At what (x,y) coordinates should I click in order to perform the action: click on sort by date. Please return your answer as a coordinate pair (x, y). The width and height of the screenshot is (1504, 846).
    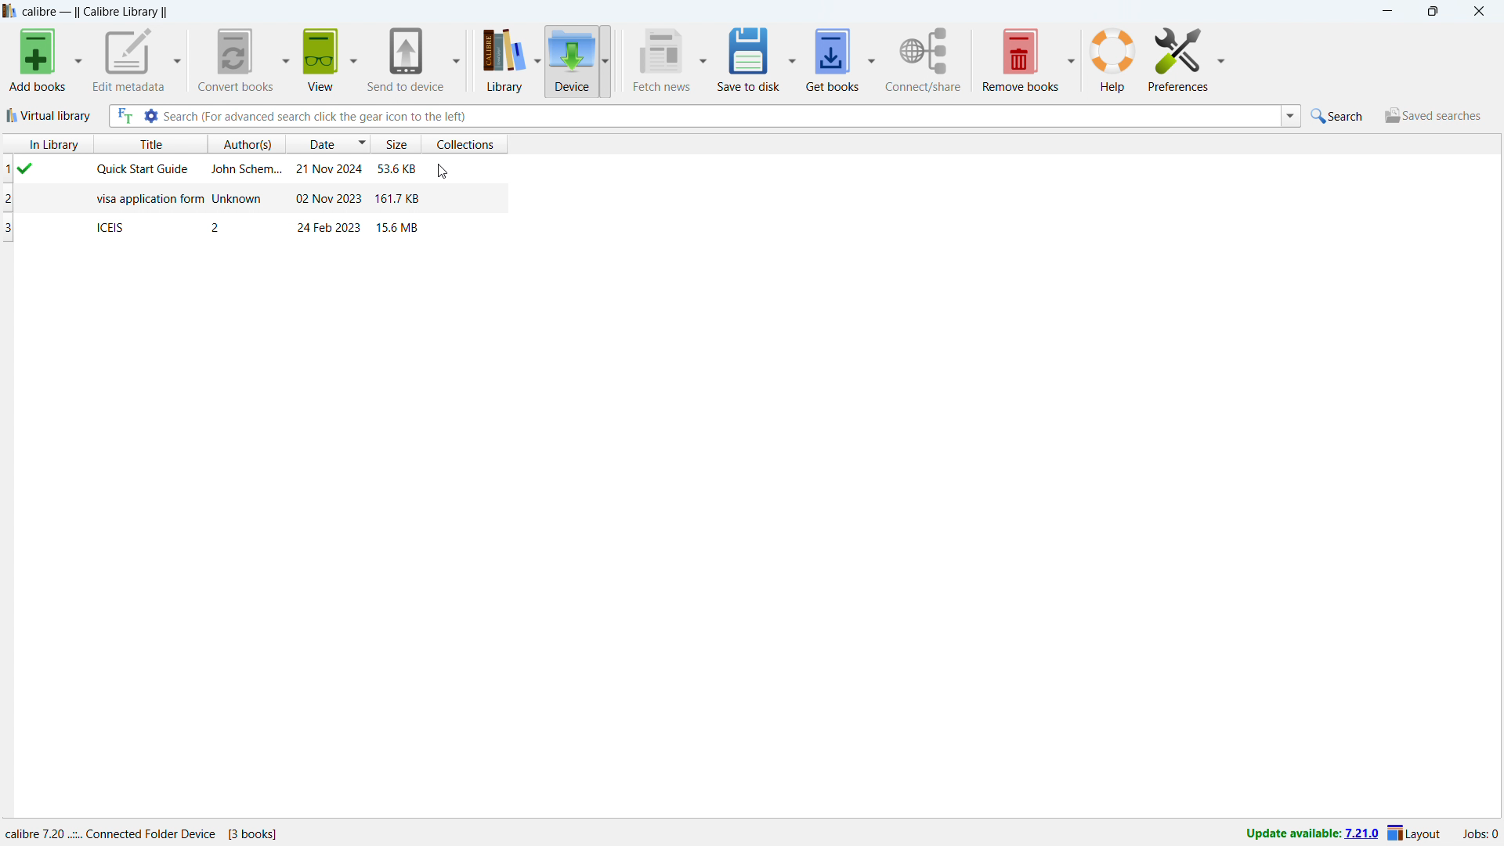
    Looking at the image, I should click on (329, 143).